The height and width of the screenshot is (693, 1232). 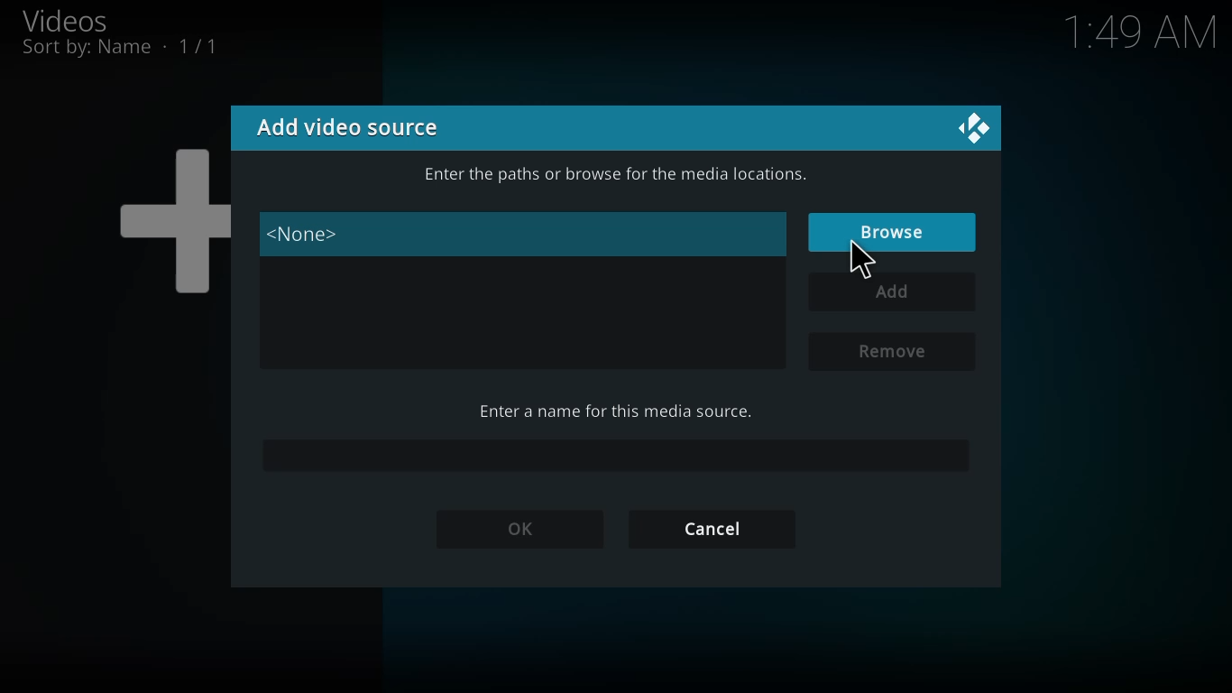 I want to click on sort by name, so click(x=120, y=51).